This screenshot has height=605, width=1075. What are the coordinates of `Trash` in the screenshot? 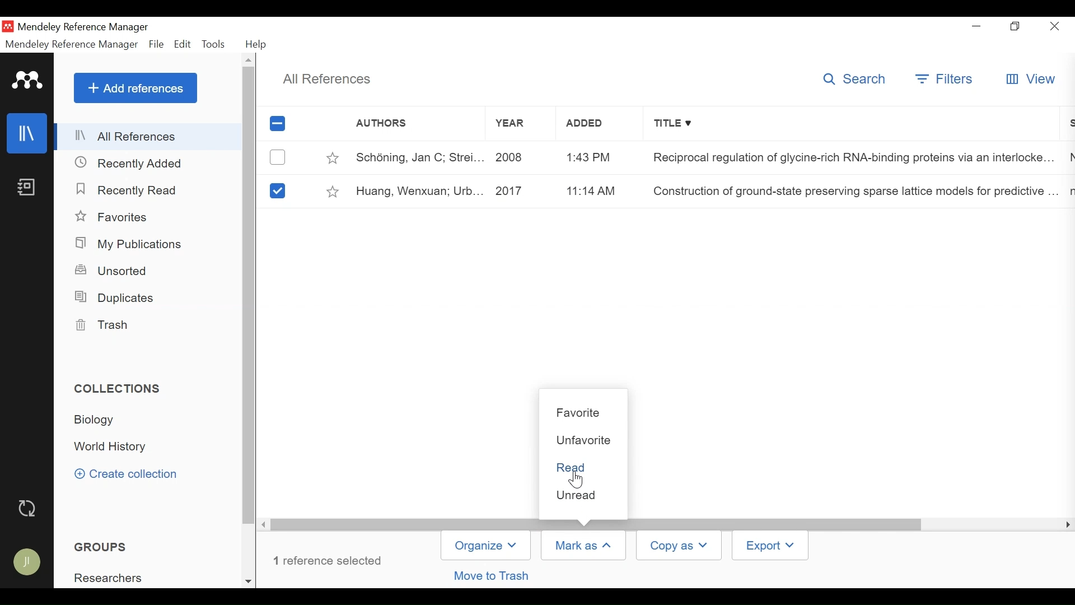 It's located at (105, 326).